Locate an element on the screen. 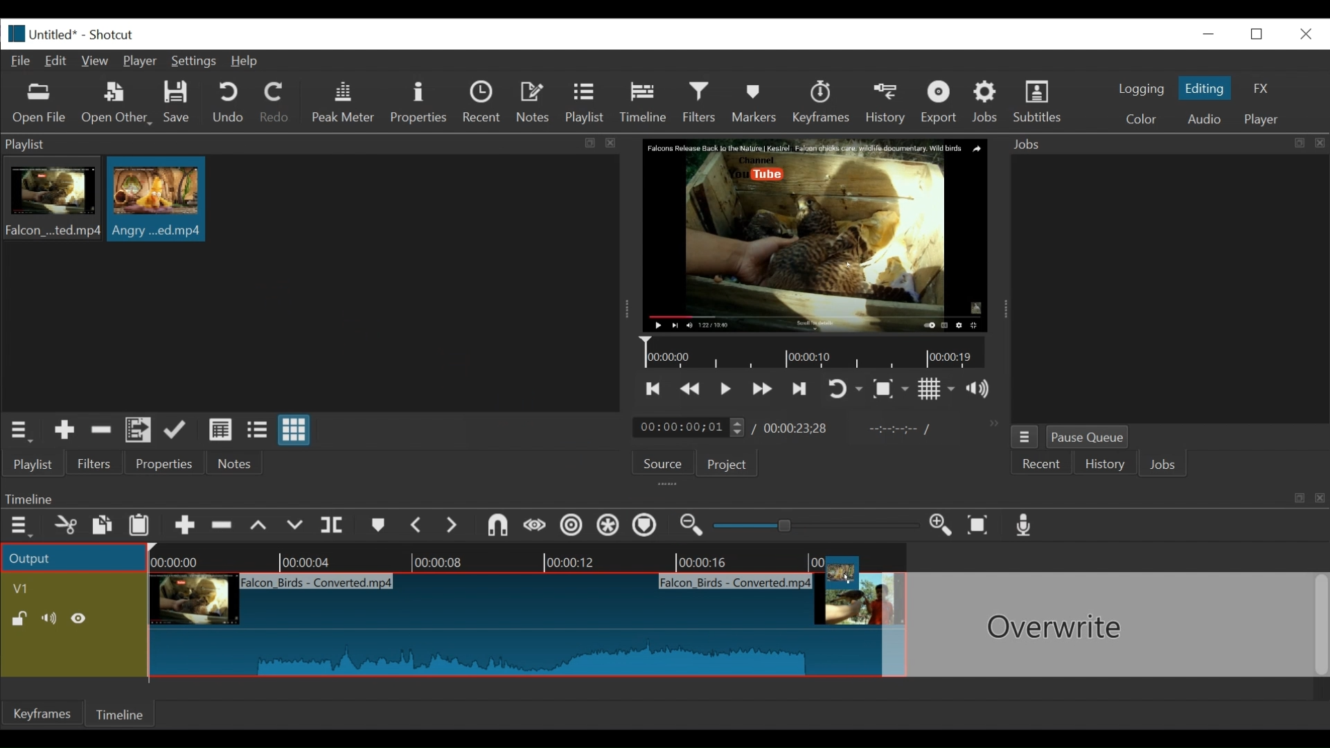 This screenshot has width=1330, height=748. Toggle play or pause is located at coordinates (727, 389).